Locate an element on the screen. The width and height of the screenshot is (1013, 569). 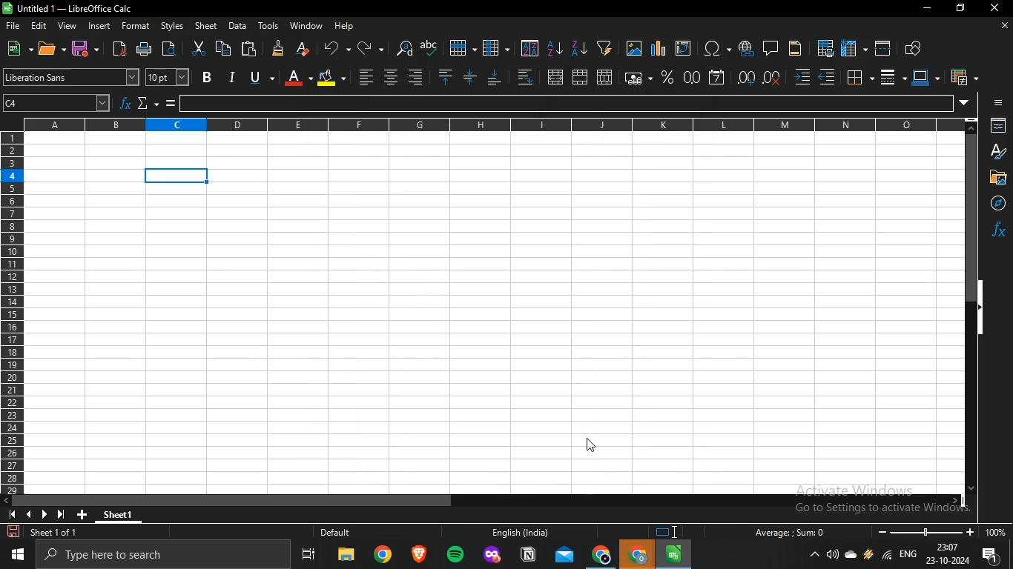
new sheet is located at coordinates (85, 513).